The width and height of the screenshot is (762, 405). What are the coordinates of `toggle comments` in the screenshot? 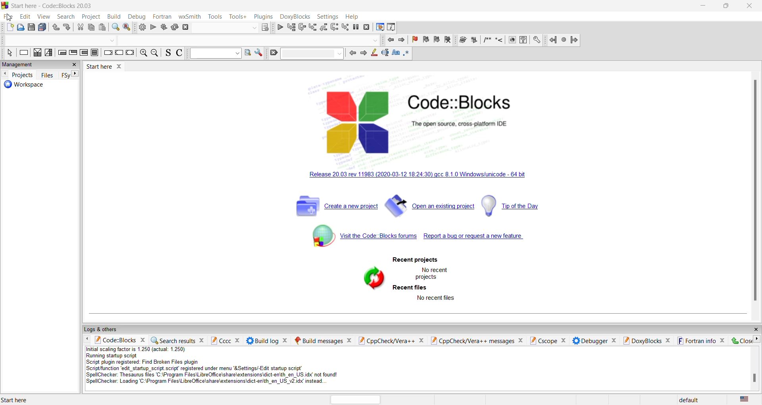 It's located at (179, 53).